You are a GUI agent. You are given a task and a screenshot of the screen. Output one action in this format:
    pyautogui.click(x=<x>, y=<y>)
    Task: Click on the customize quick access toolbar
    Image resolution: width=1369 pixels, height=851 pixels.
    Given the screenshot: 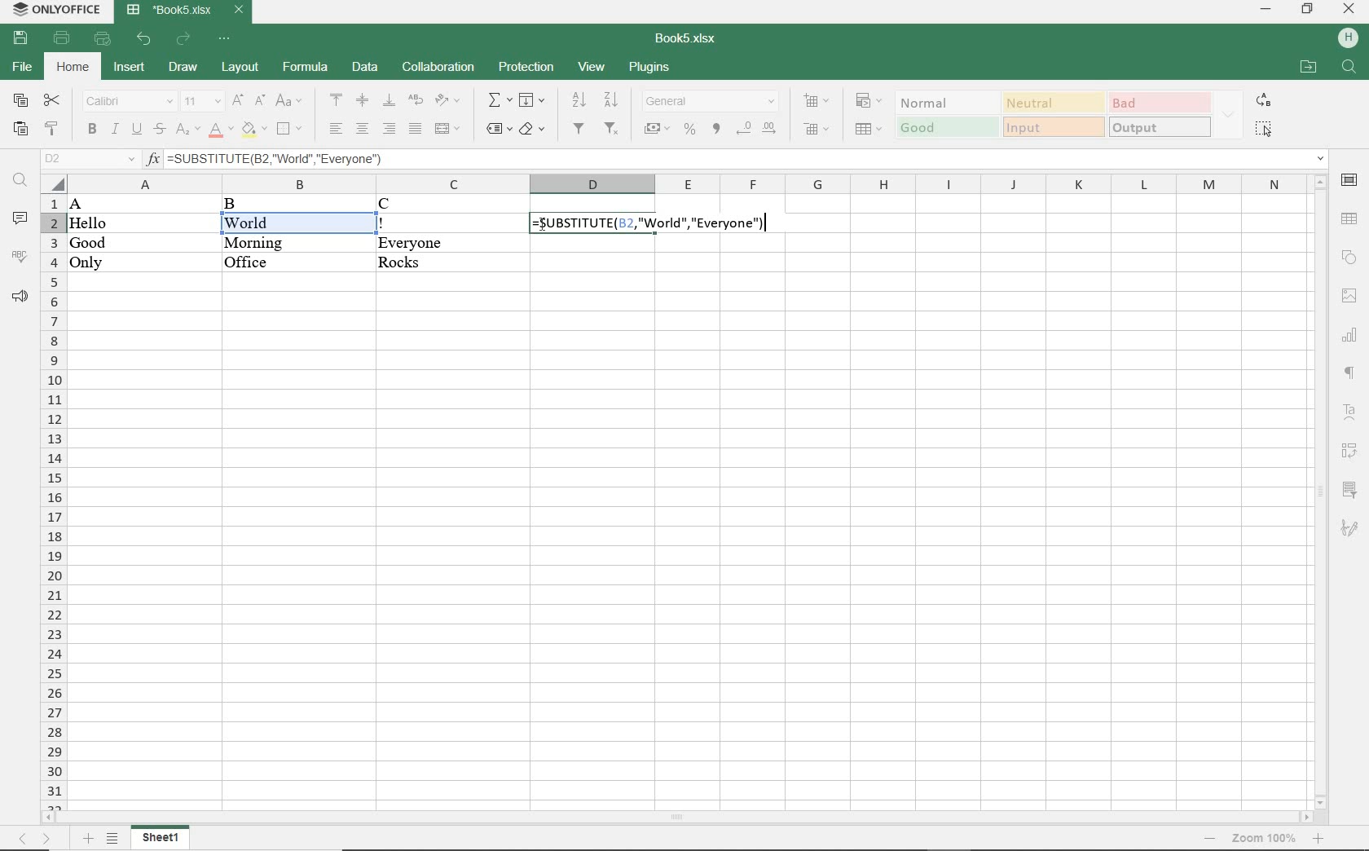 What is the action you would take?
    pyautogui.click(x=224, y=39)
    